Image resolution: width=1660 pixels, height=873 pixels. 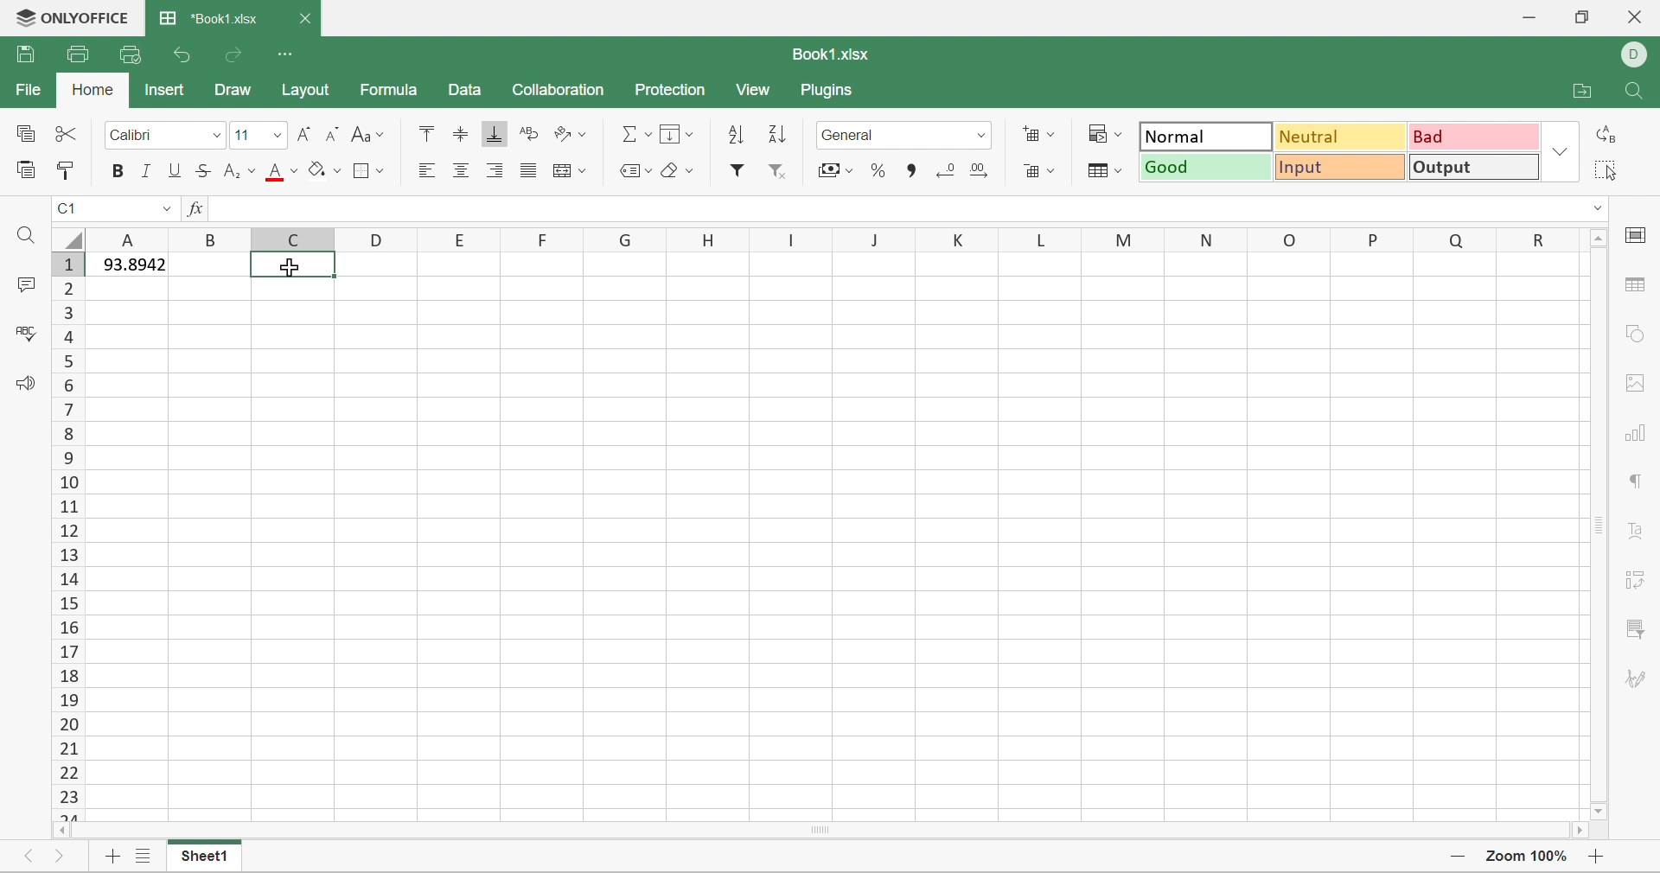 I want to click on Collaboration, so click(x=561, y=88).